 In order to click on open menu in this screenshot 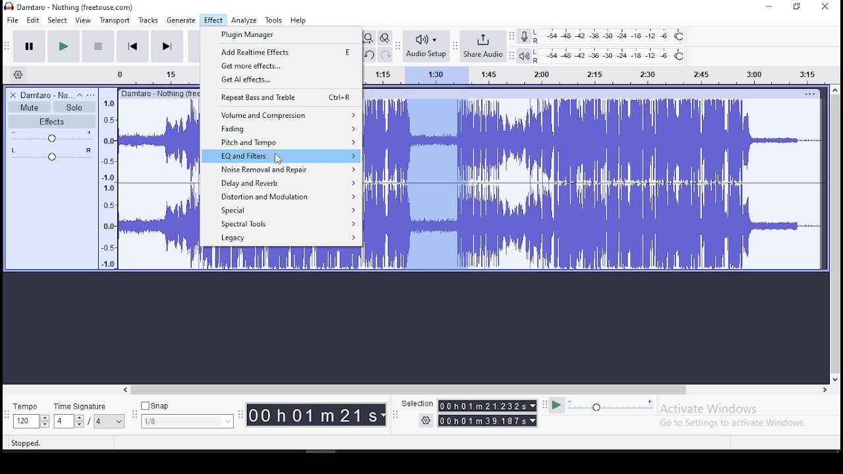, I will do `click(91, 95)`.